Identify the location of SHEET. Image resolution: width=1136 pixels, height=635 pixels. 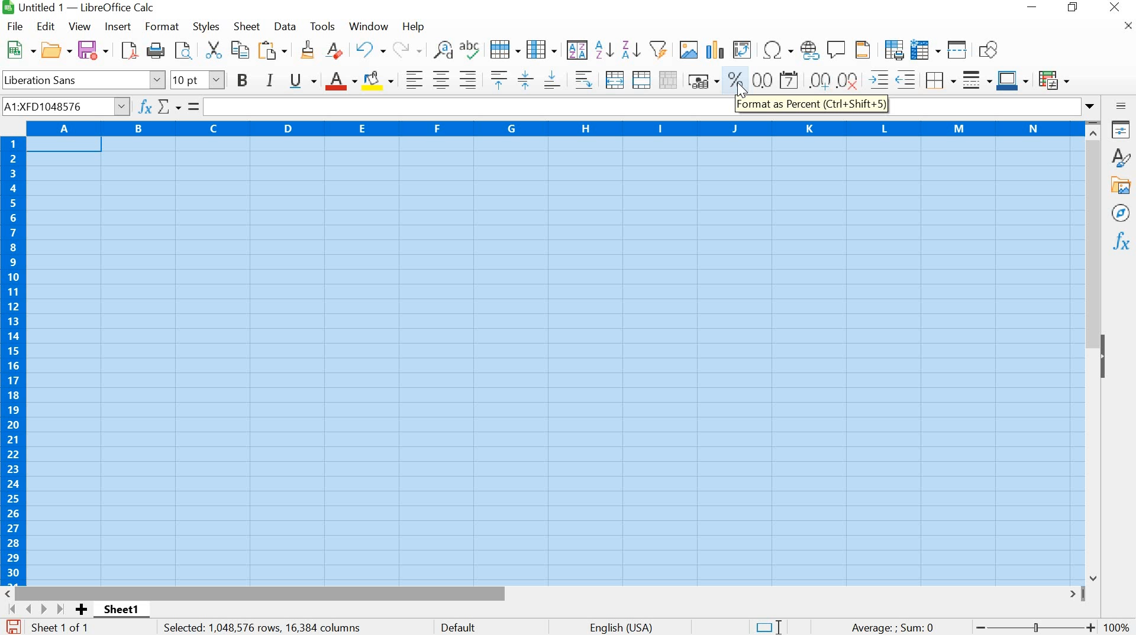
(248, 27).